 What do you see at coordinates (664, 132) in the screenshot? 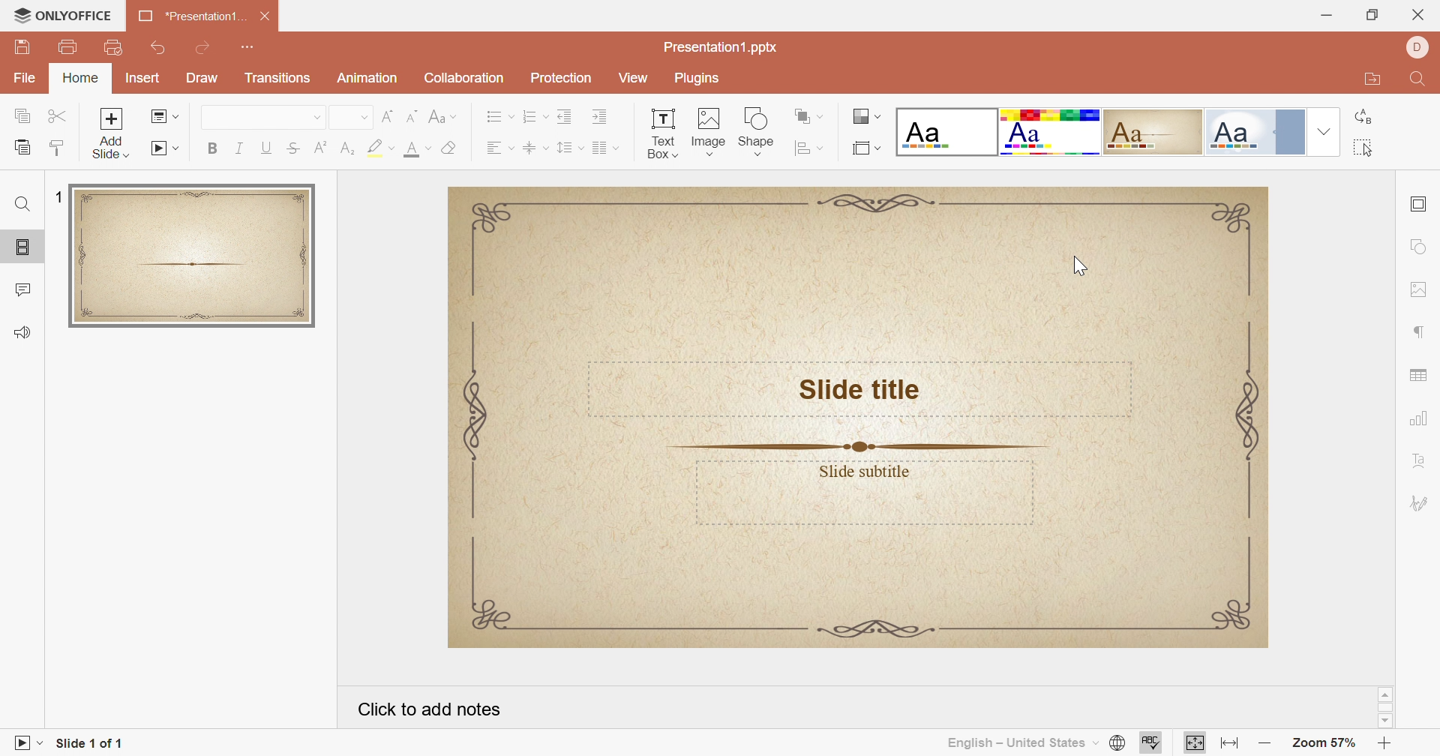
I see `Text Box` at bounding box center [664, 132].